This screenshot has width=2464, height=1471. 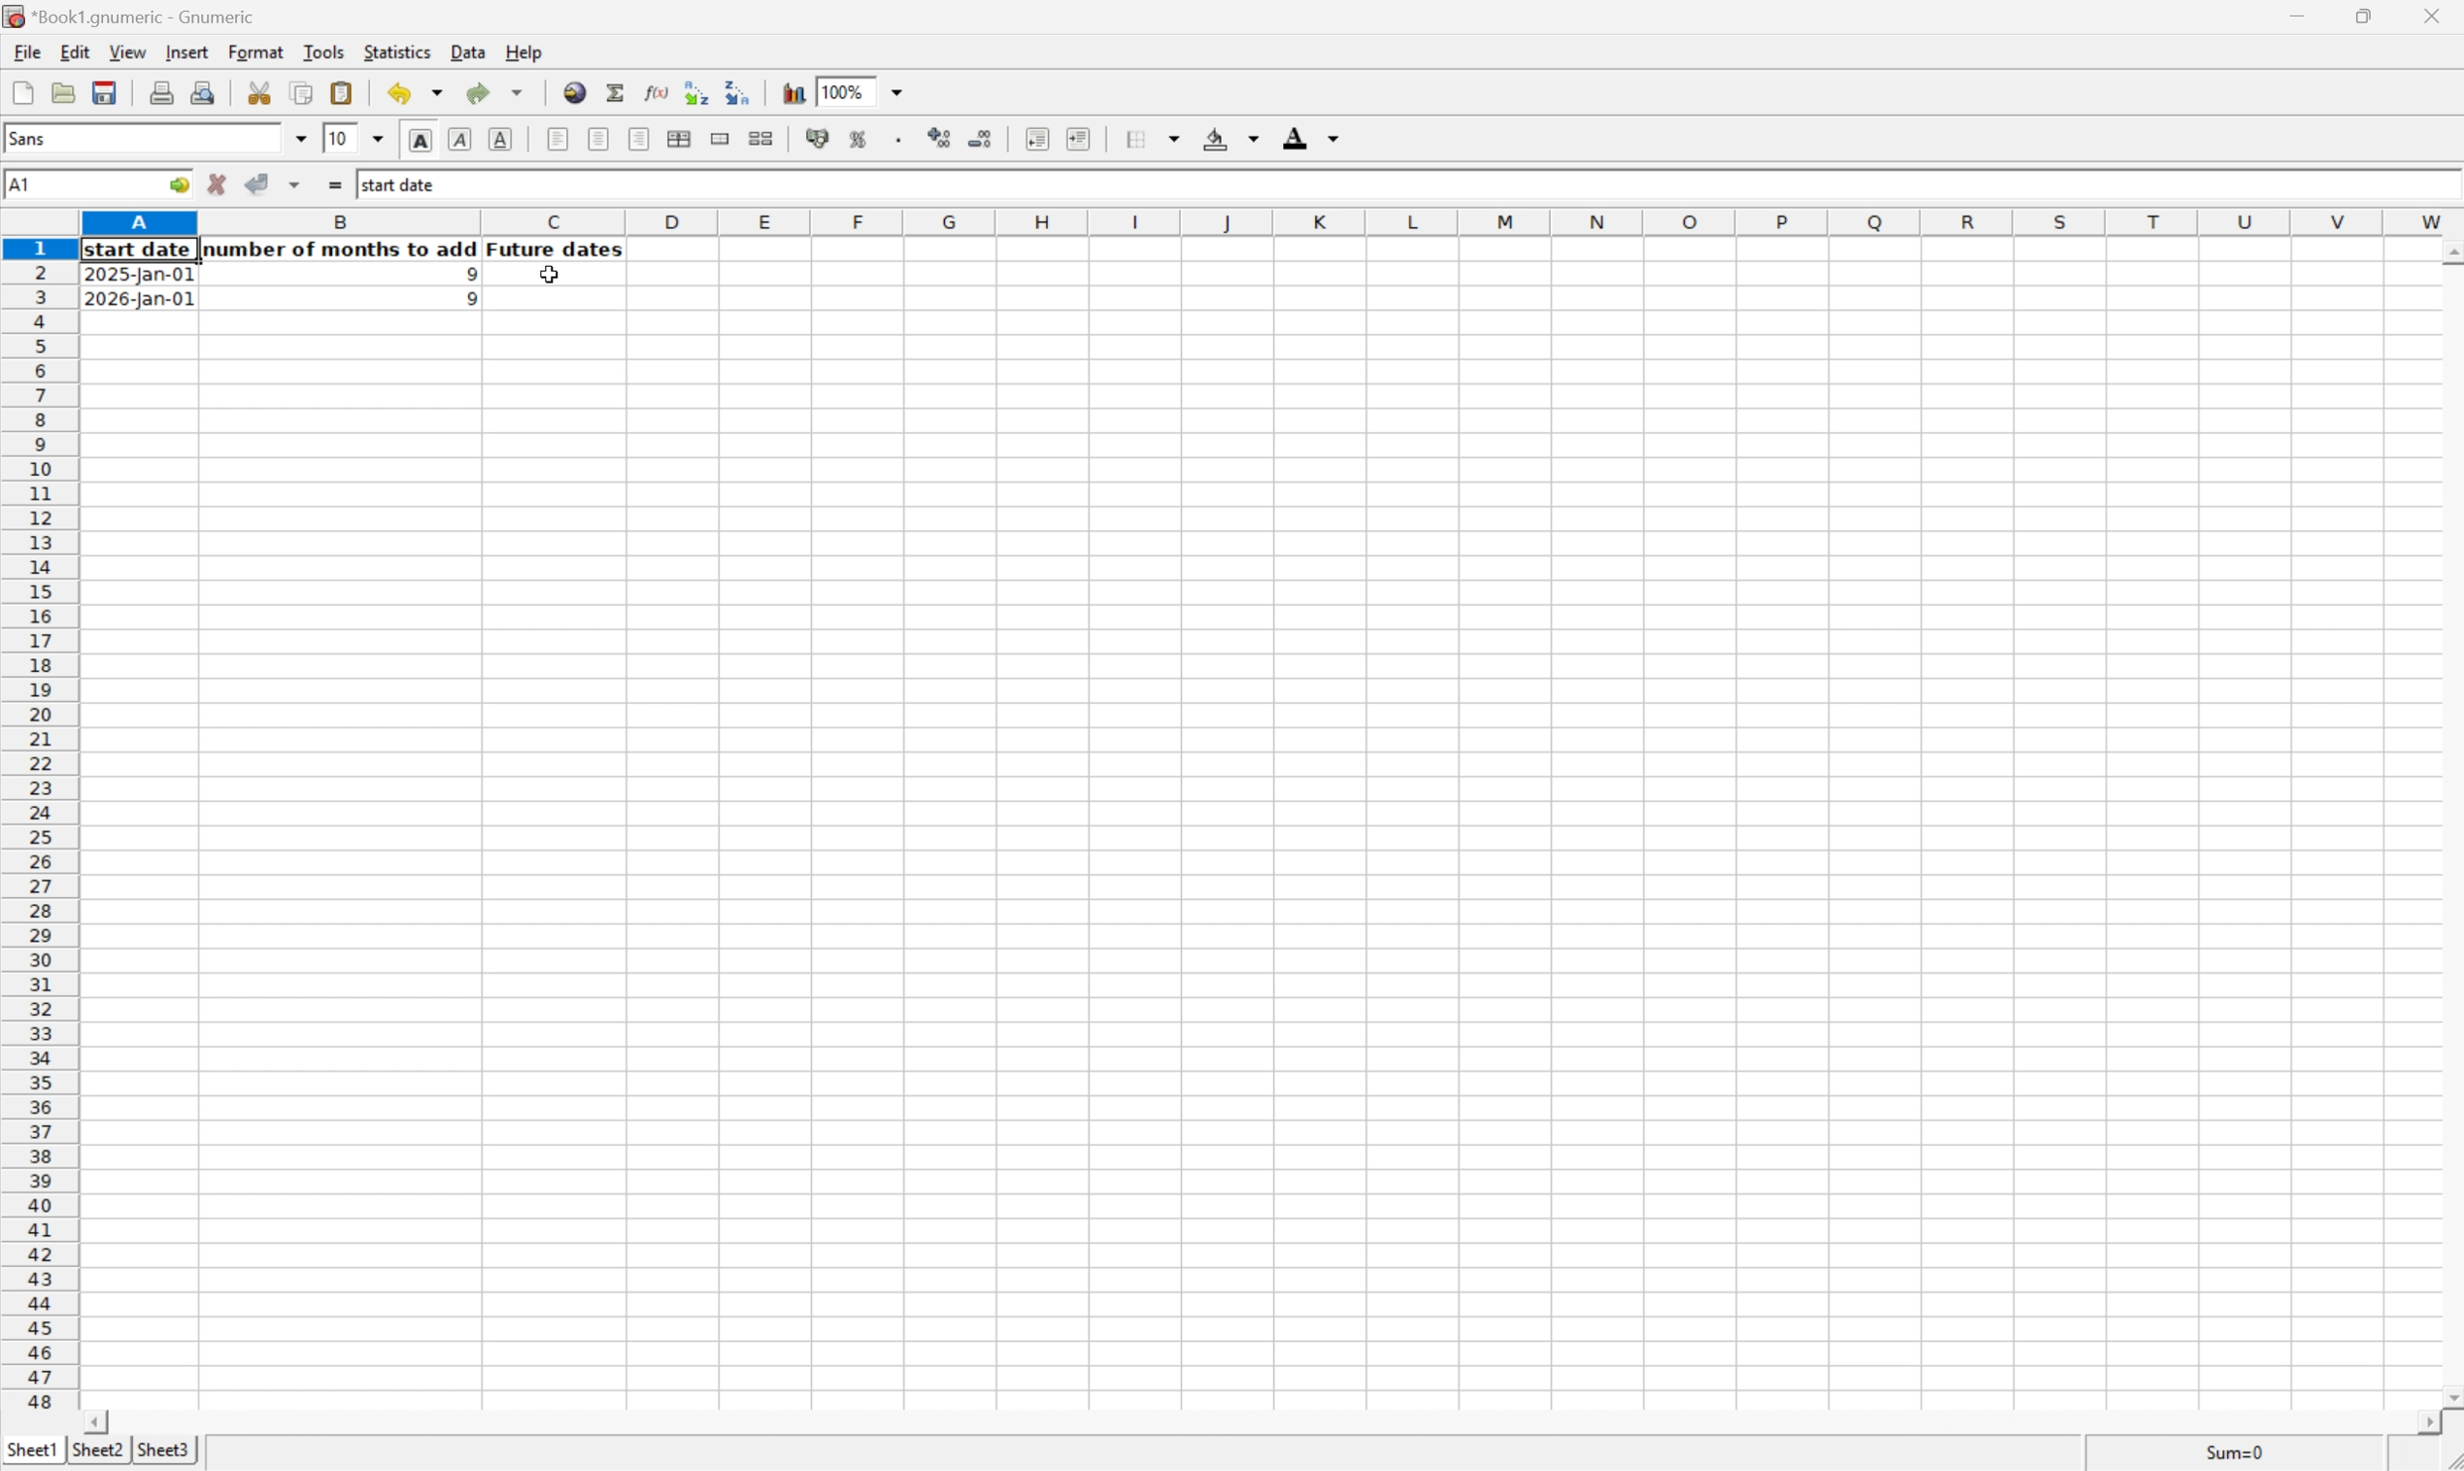 What do you see at coordinates (100, 1420) in the screenshot?
I see `Scroll Left` at bounding box center [100, 1420].